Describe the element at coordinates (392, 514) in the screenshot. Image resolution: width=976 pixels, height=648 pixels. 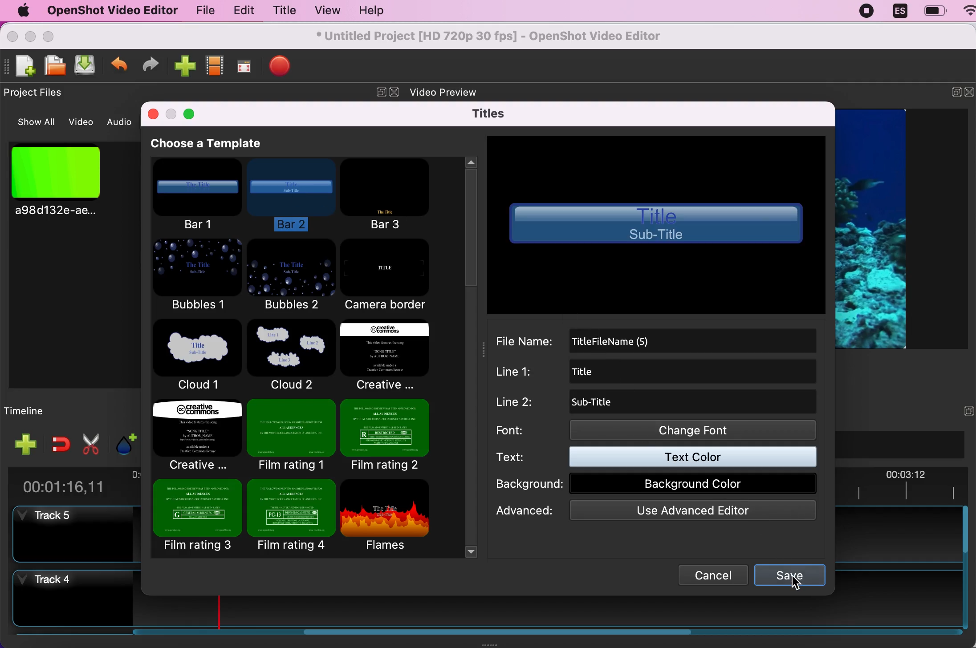
I see `flames` at that location.